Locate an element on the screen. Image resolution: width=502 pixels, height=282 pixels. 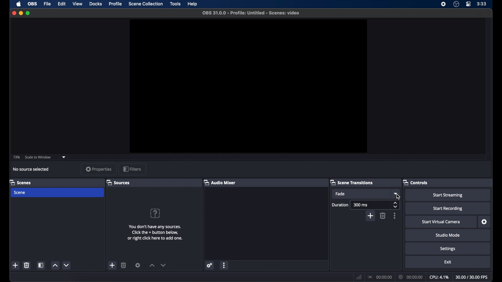
settings is located at coordinates (210, 265).